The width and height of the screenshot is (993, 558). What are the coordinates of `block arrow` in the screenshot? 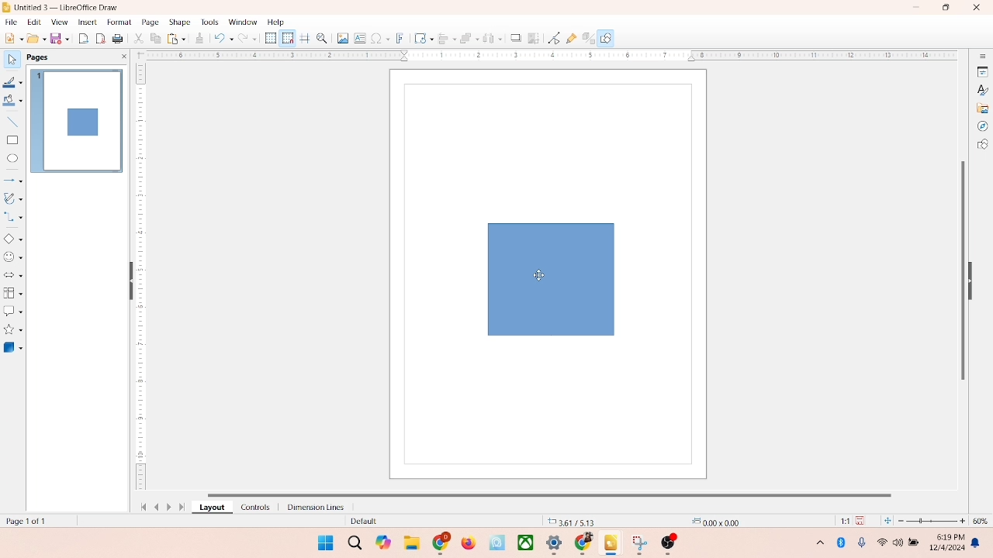 It's located at (13, 276).